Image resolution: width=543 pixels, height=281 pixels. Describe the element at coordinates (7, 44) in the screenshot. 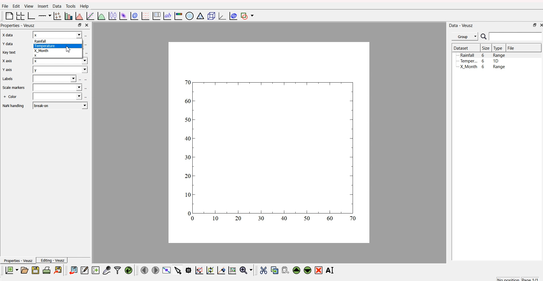

I see `Y data` at that location.